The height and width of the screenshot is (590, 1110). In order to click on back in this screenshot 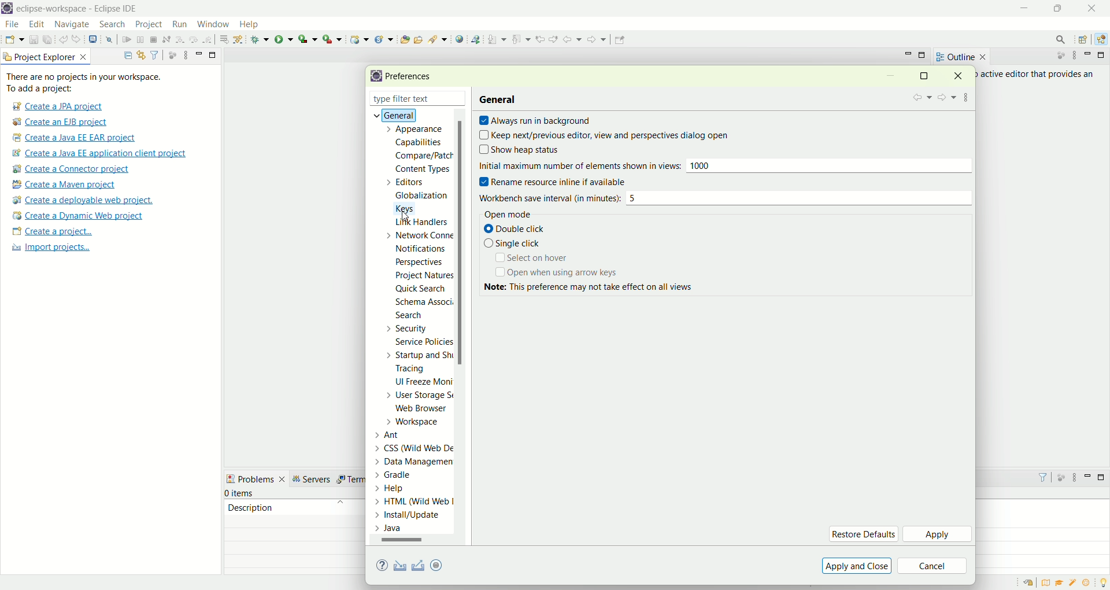, I will do `click(575, 39)`.